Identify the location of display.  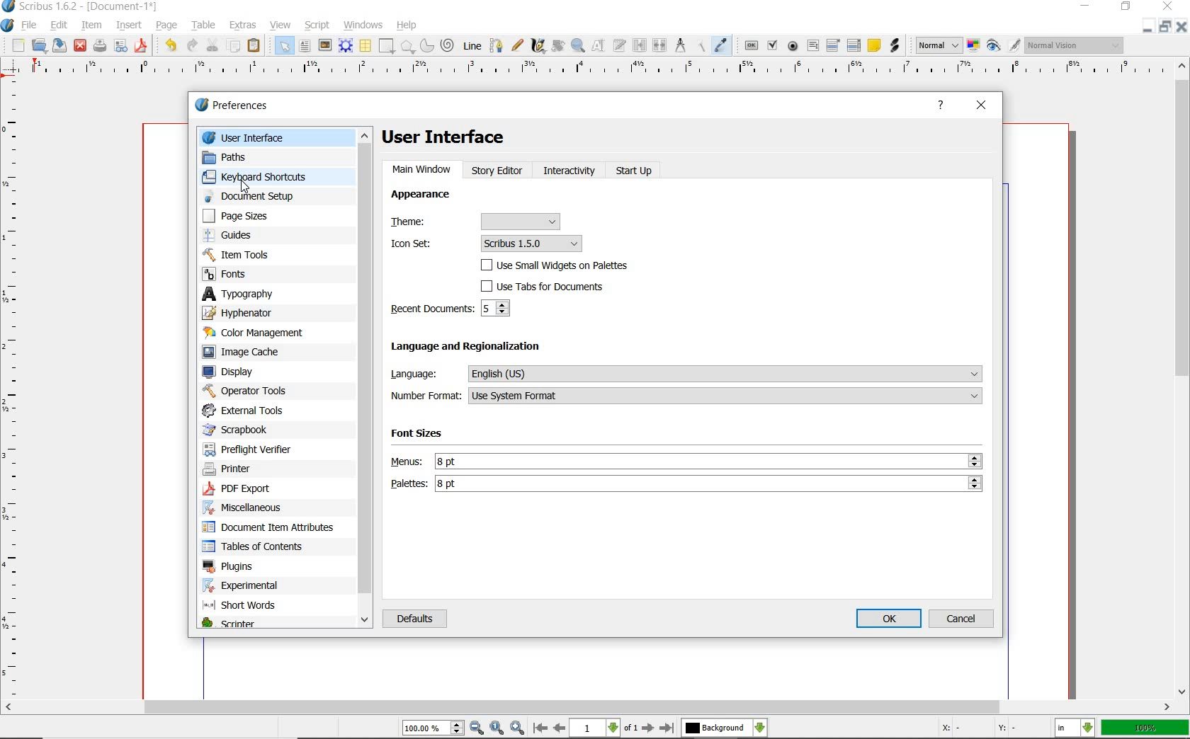
(235, 372).